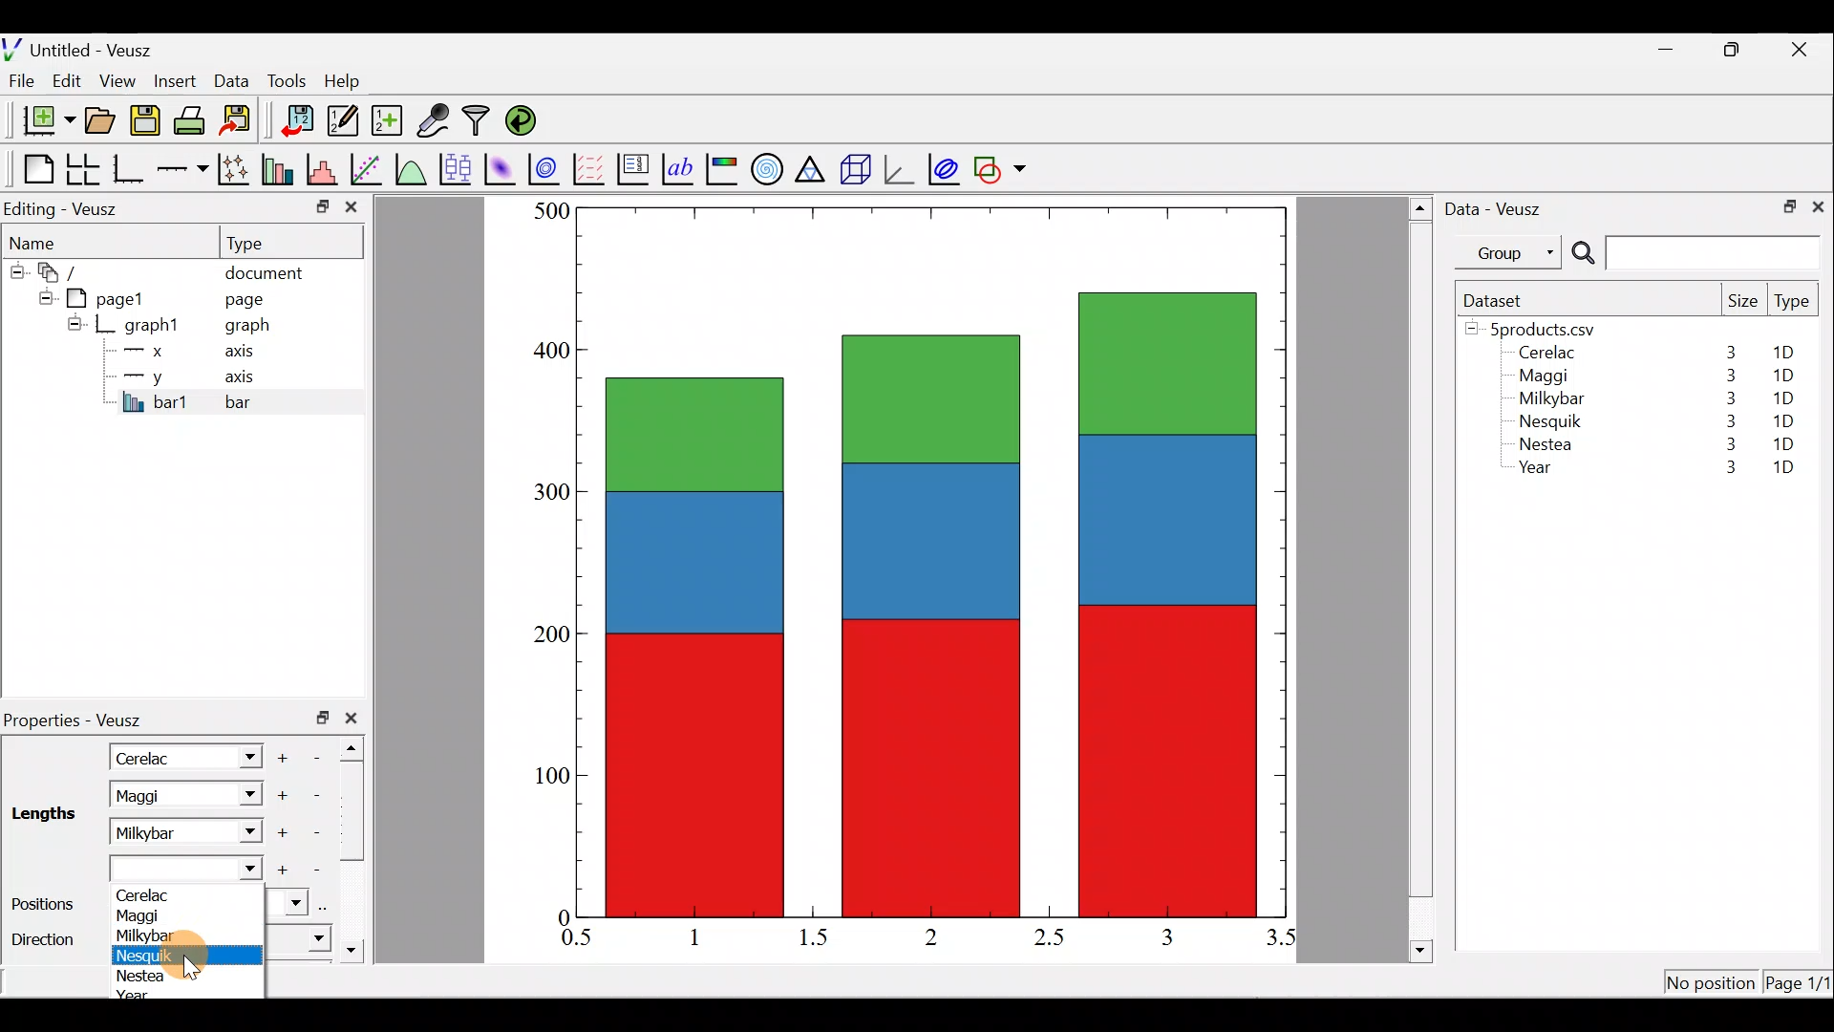 The height and width of the screenshot is (1032, 1834). Describe the element at coordinates (1540, 472) in the screenshot. I see `Year` at that location.